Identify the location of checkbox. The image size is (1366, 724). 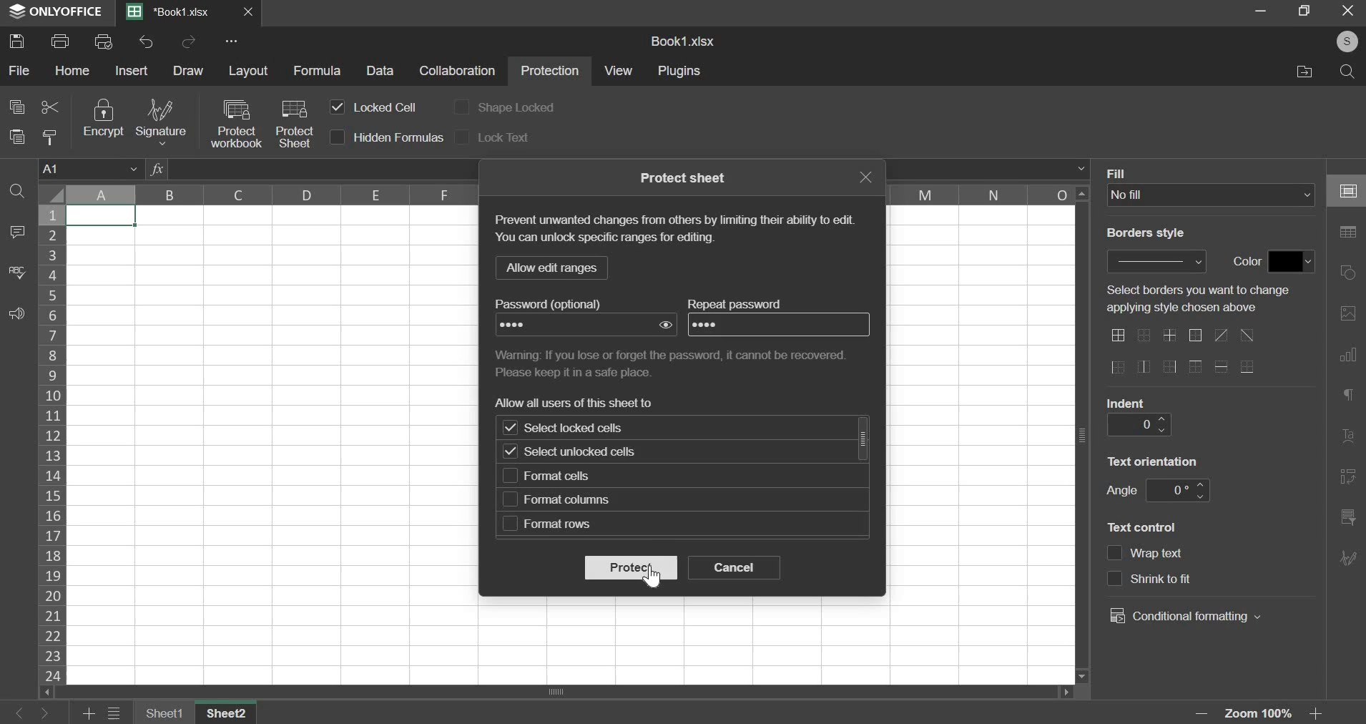
(461, 106).